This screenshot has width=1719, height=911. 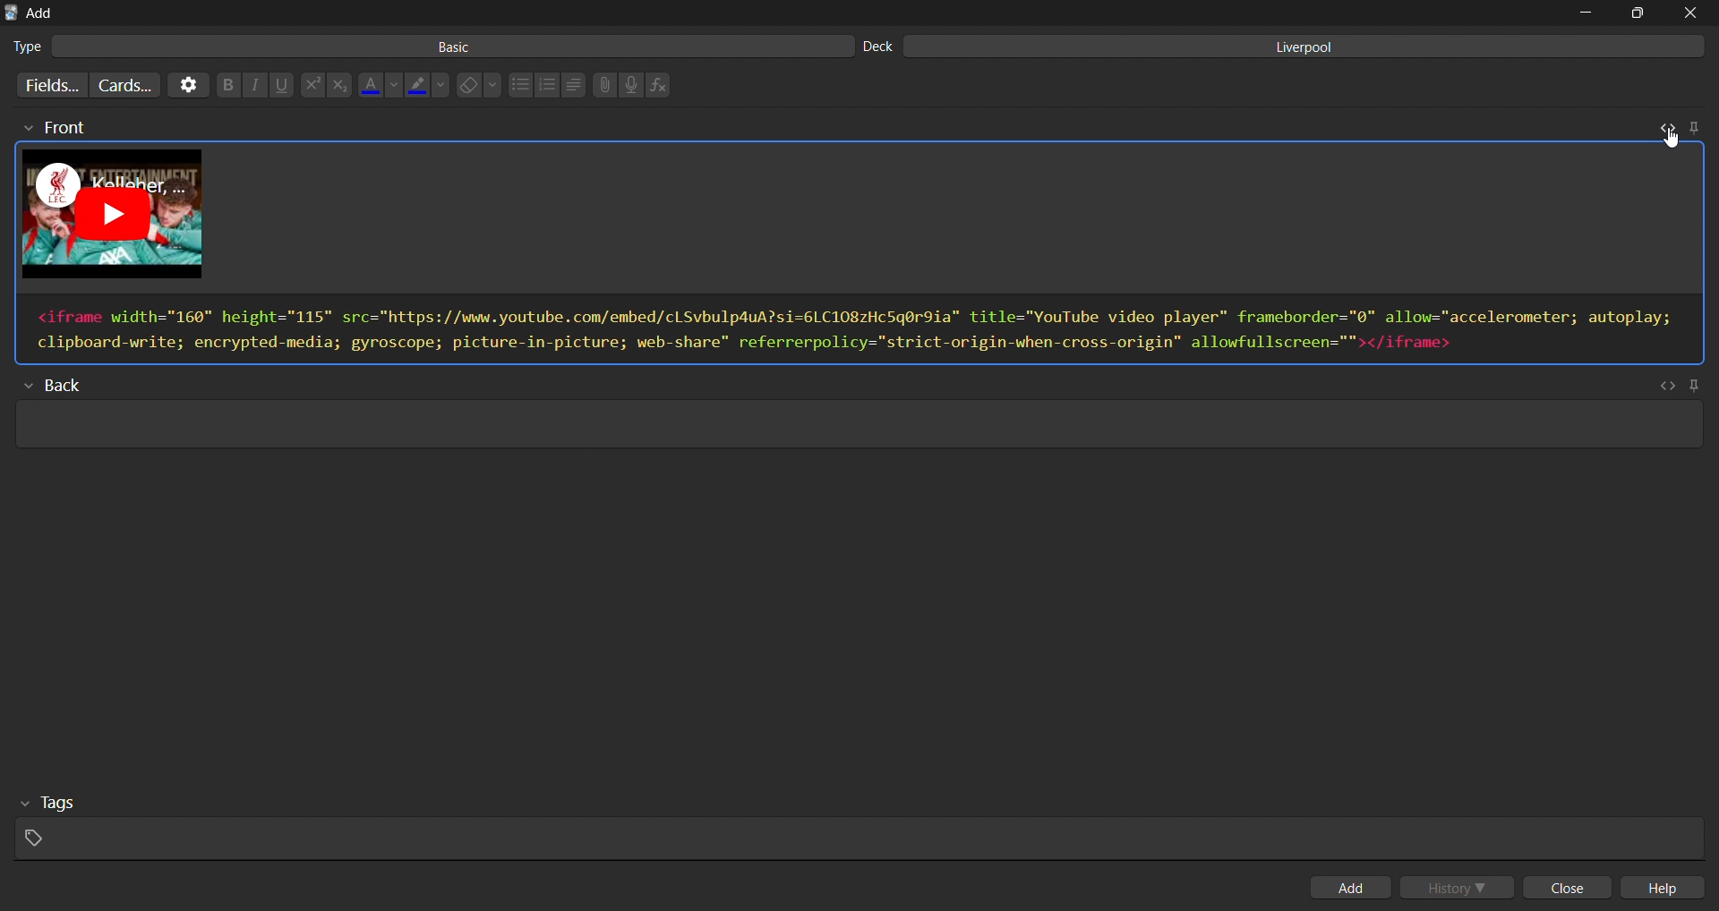 What do you see at coordinates (283, 85) in the screenshot?
I see `underline` at bounding box center [283, 85].